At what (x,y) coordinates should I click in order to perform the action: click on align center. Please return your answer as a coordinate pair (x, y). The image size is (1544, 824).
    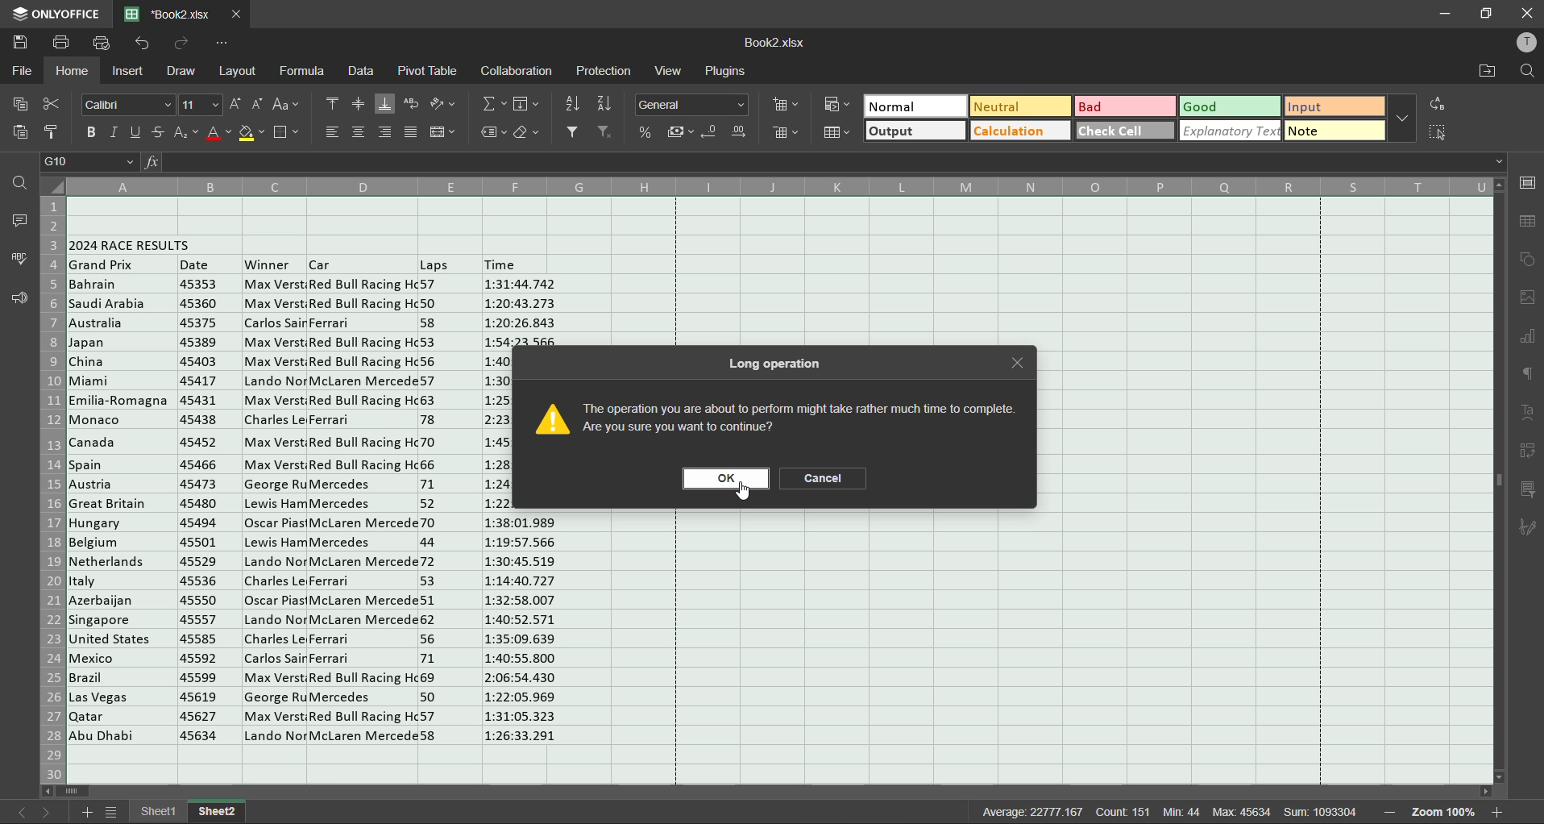
    Looking at the image, I should click on (357, 132).